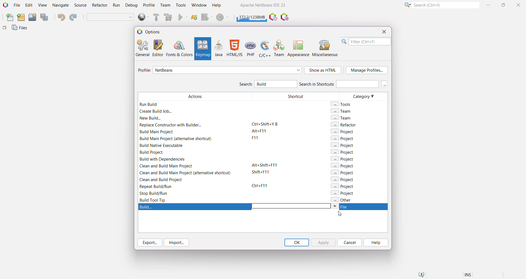 The image size is (526, 279). Describe the element at coordinates (323, 71) in the screenshot. I see `Show as HTML` at that location.